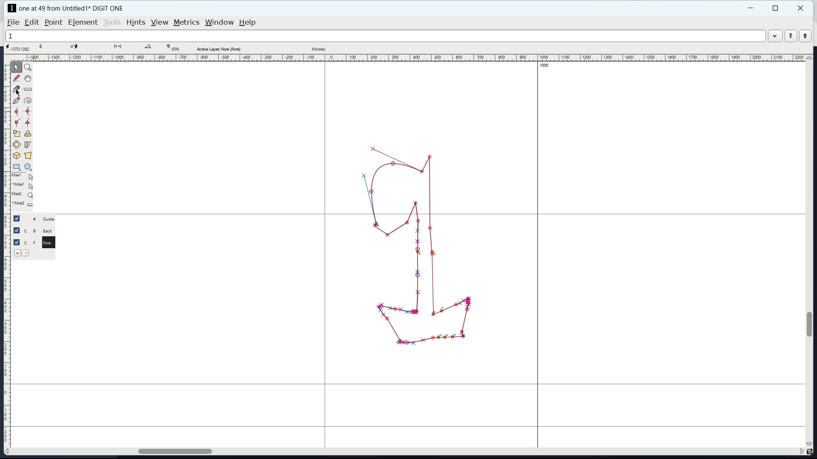 The image size is (817, 459). What do you see at coordinates (171, 450) in the screenshot?
I see `horizontal scrollbar` at bounding box center [171, 450].